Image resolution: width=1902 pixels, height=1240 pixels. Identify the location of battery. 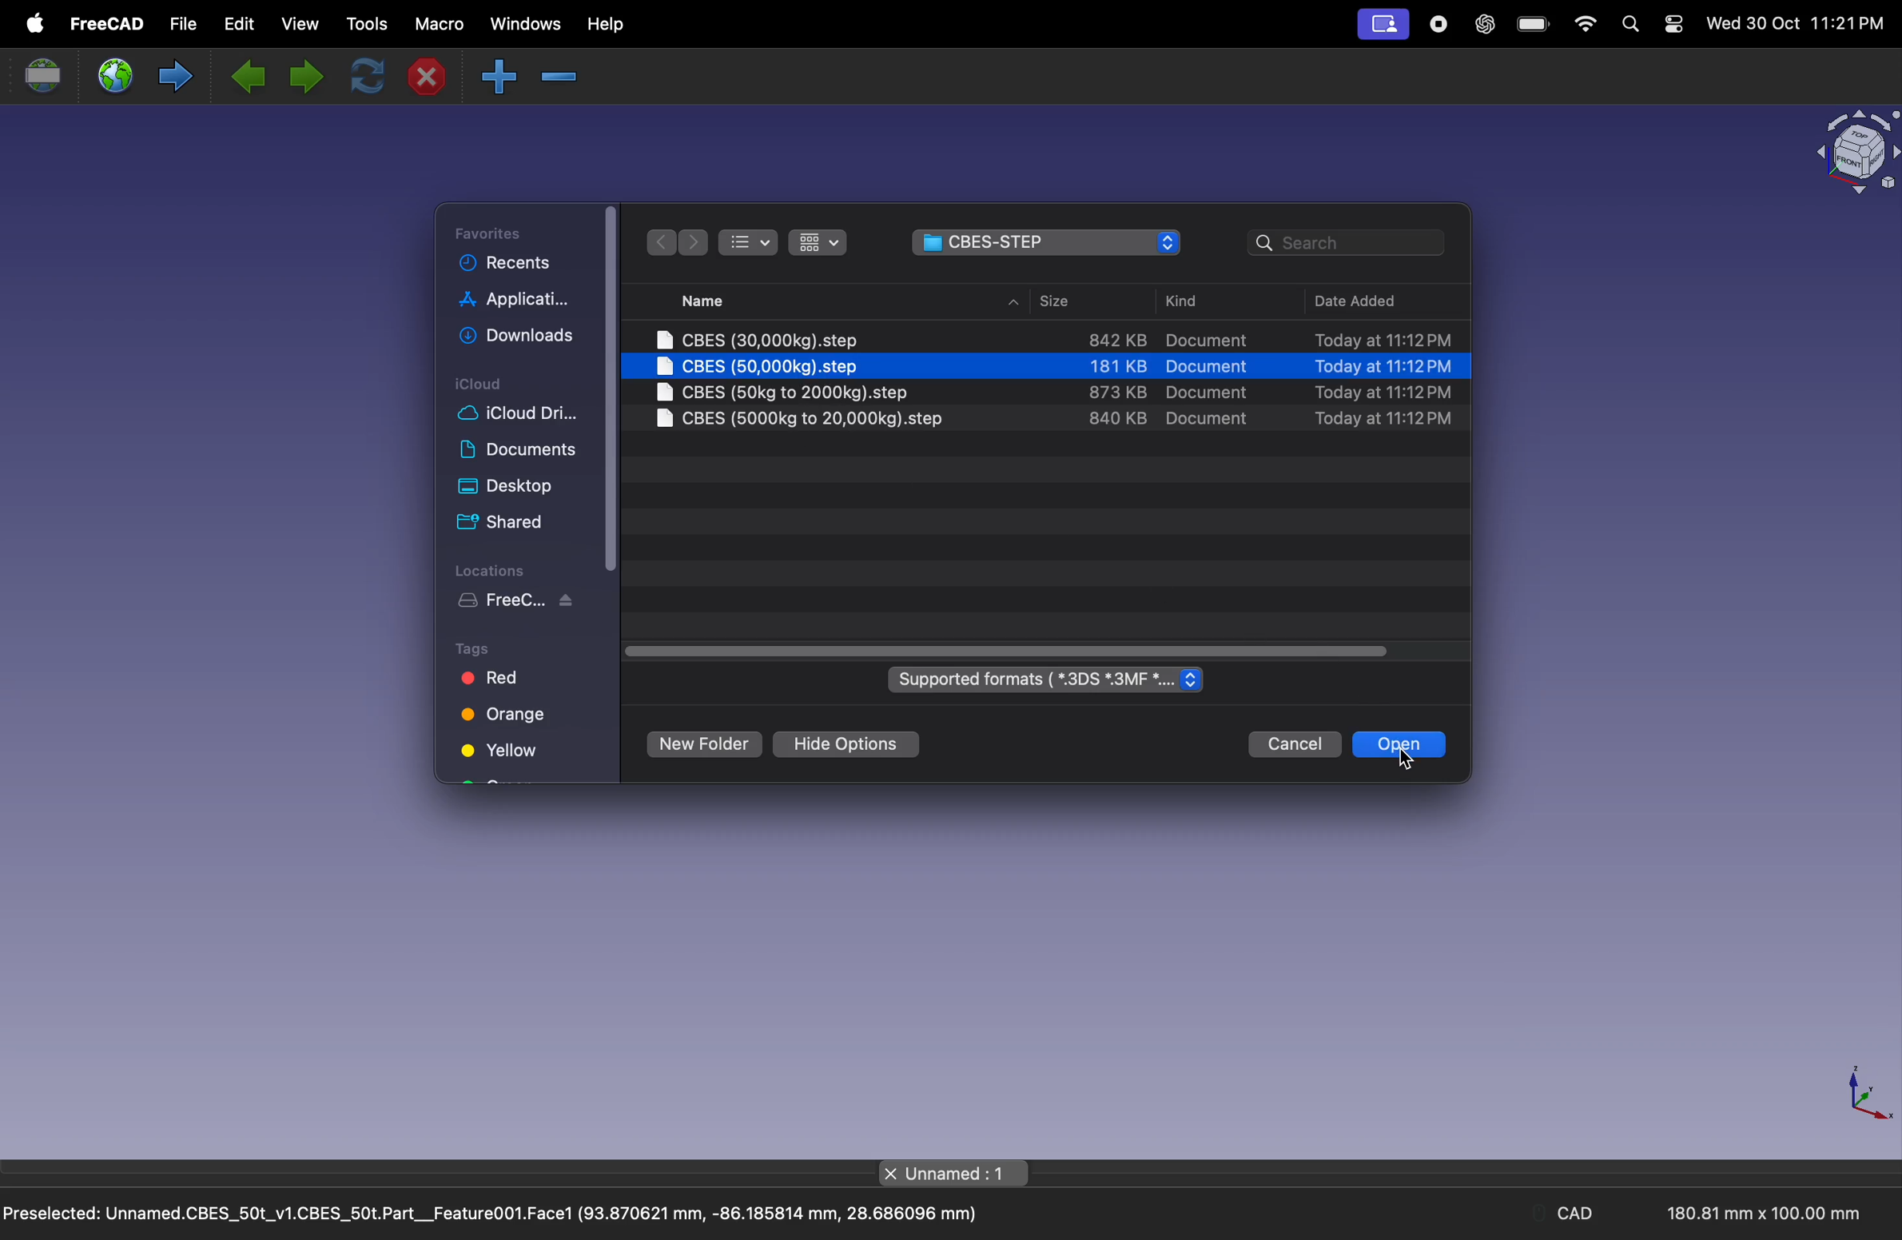
(1531, 26).